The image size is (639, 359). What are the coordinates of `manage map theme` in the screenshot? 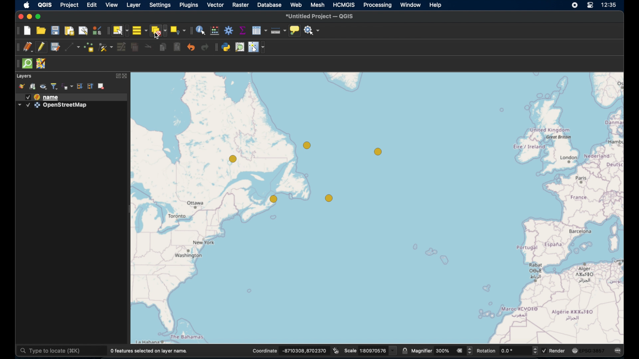 It's located at (44, 87).